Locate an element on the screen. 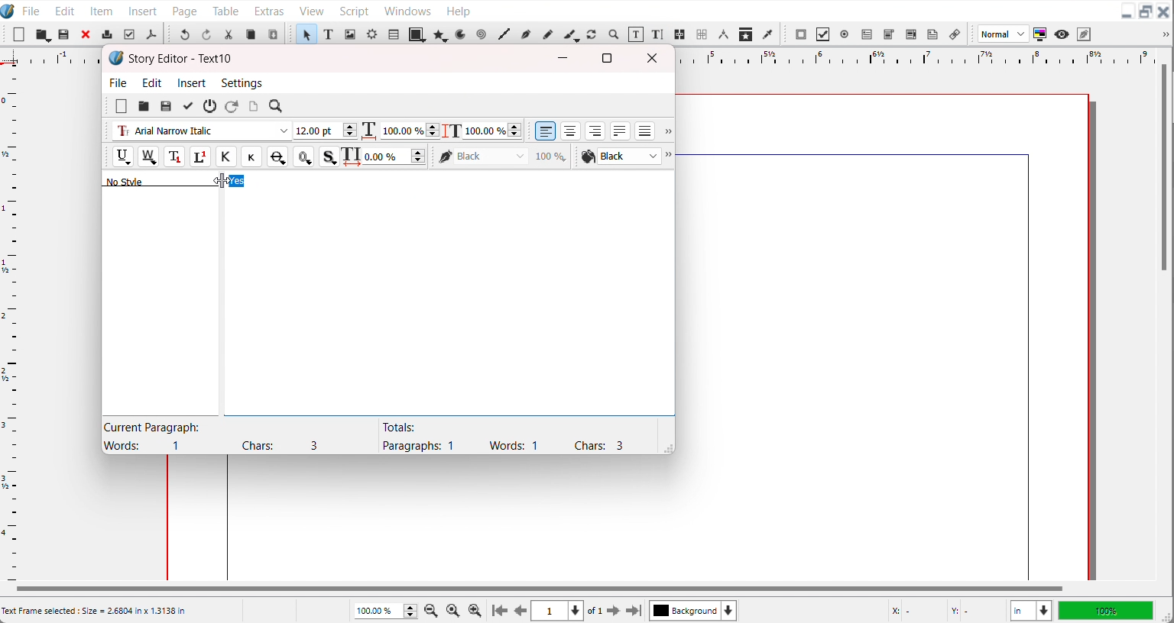  Horizontal scale is located at coordinates (911, 56).